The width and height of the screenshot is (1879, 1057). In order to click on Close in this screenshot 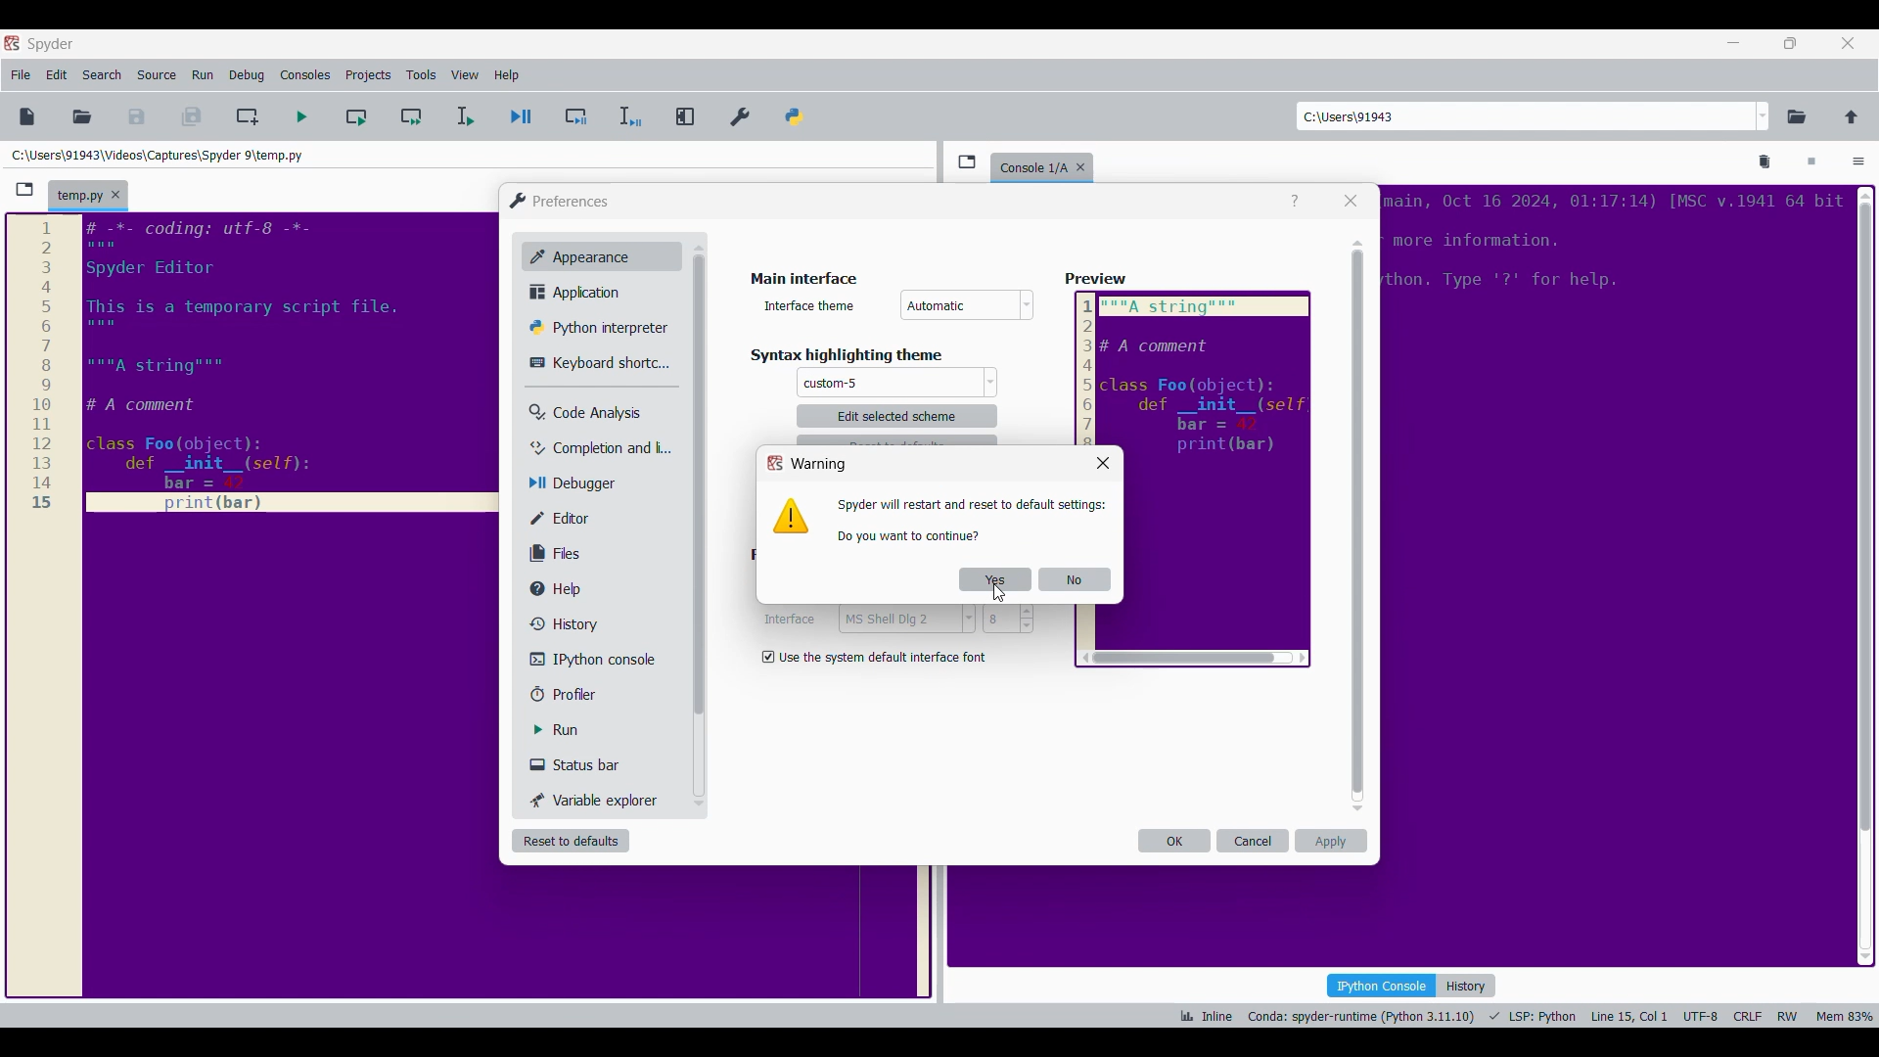, I will do `click(1080, 166)`.